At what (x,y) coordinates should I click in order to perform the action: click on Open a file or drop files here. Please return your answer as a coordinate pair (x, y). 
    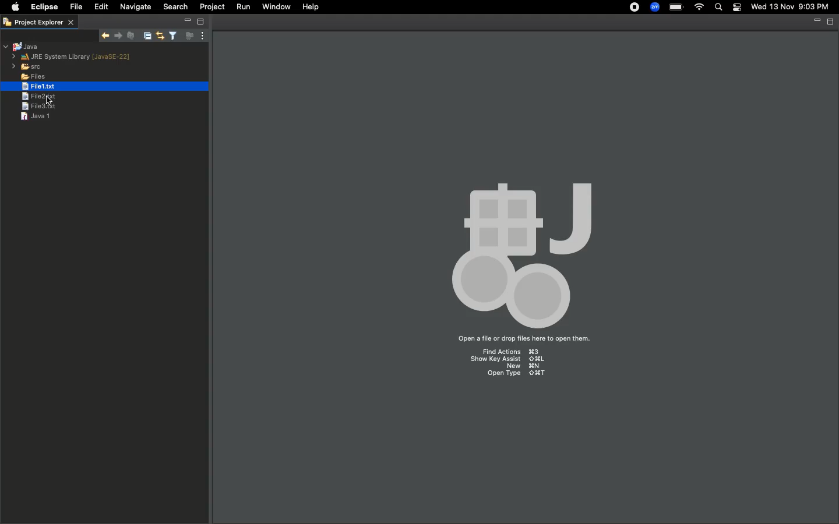
    Looking at the image, I should click on (523, 339).